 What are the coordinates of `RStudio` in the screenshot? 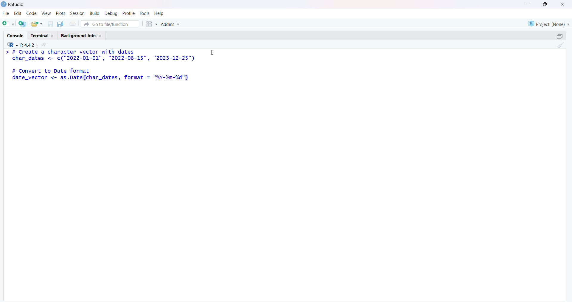 It's located at (13, 6).